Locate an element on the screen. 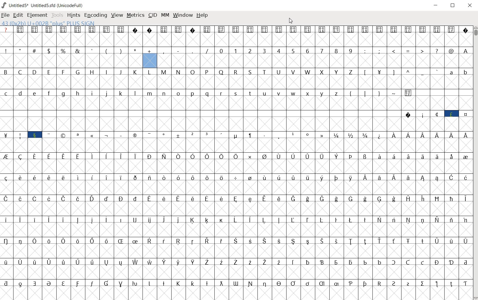 The height and width of the screenshot is (300, 478). Latin extended characters is located at coordinates (415, 185).